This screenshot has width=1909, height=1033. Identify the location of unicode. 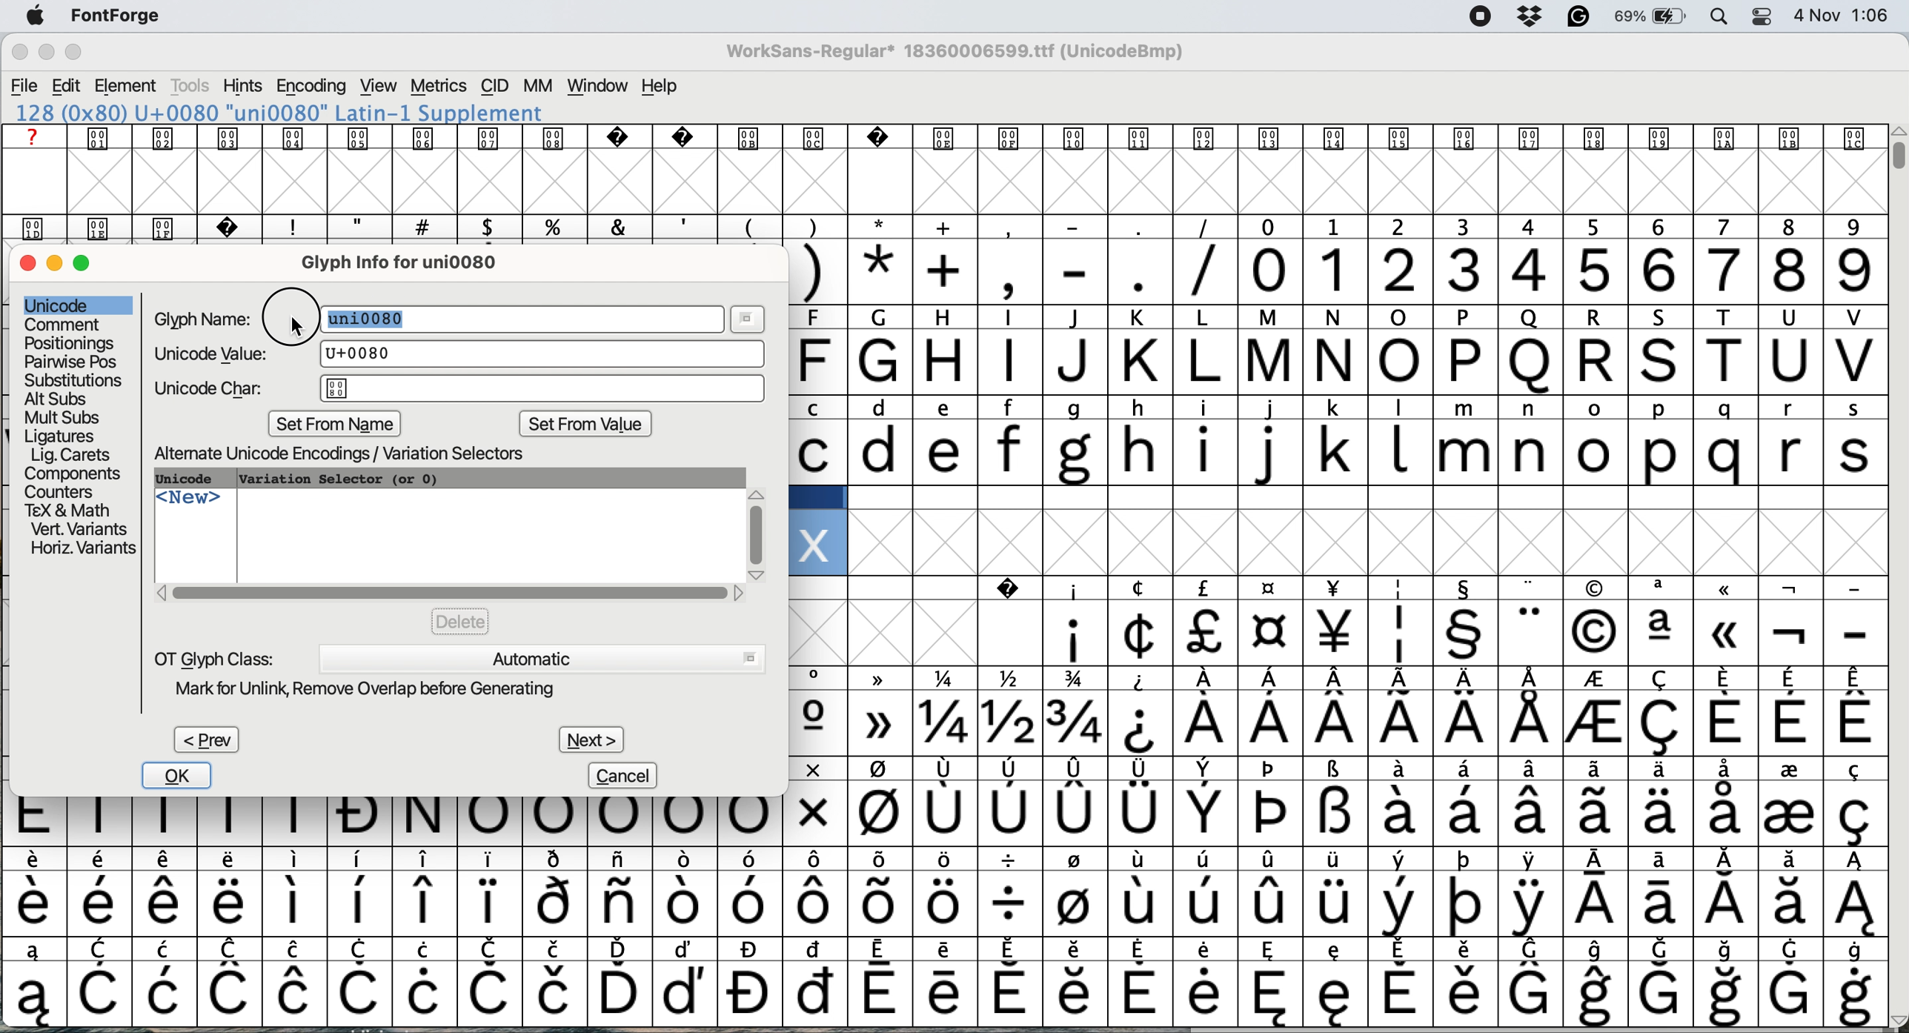
(193, 479).